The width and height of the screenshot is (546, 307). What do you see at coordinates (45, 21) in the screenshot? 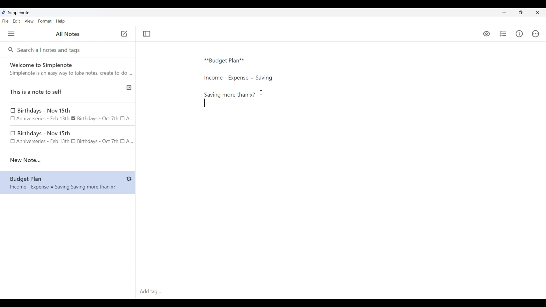
I see `Format menu` at bounding box center [45, 21].